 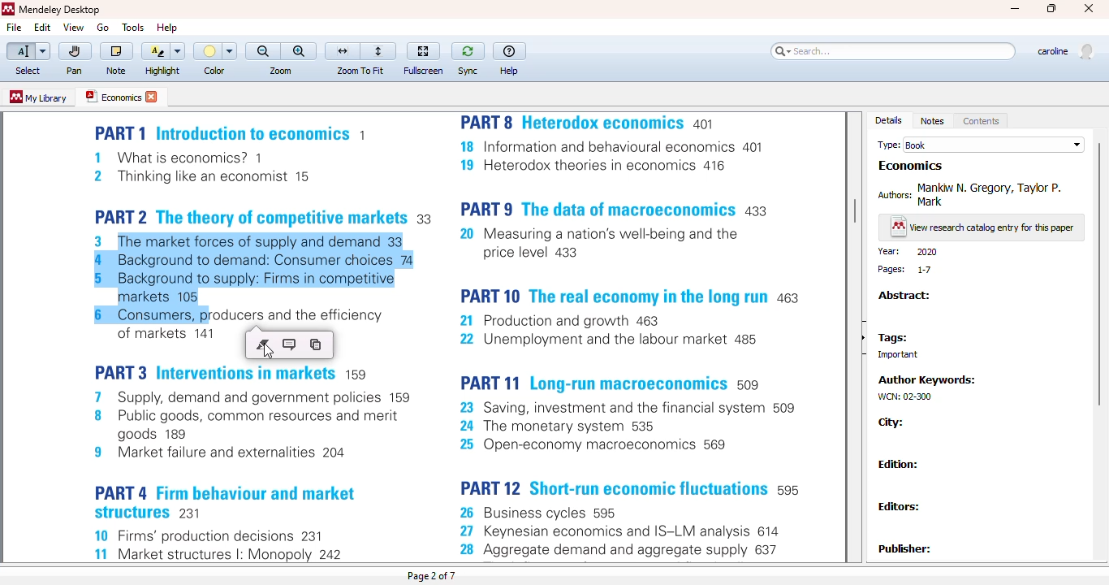 I want to click on tools, so click(x=134, y=28).